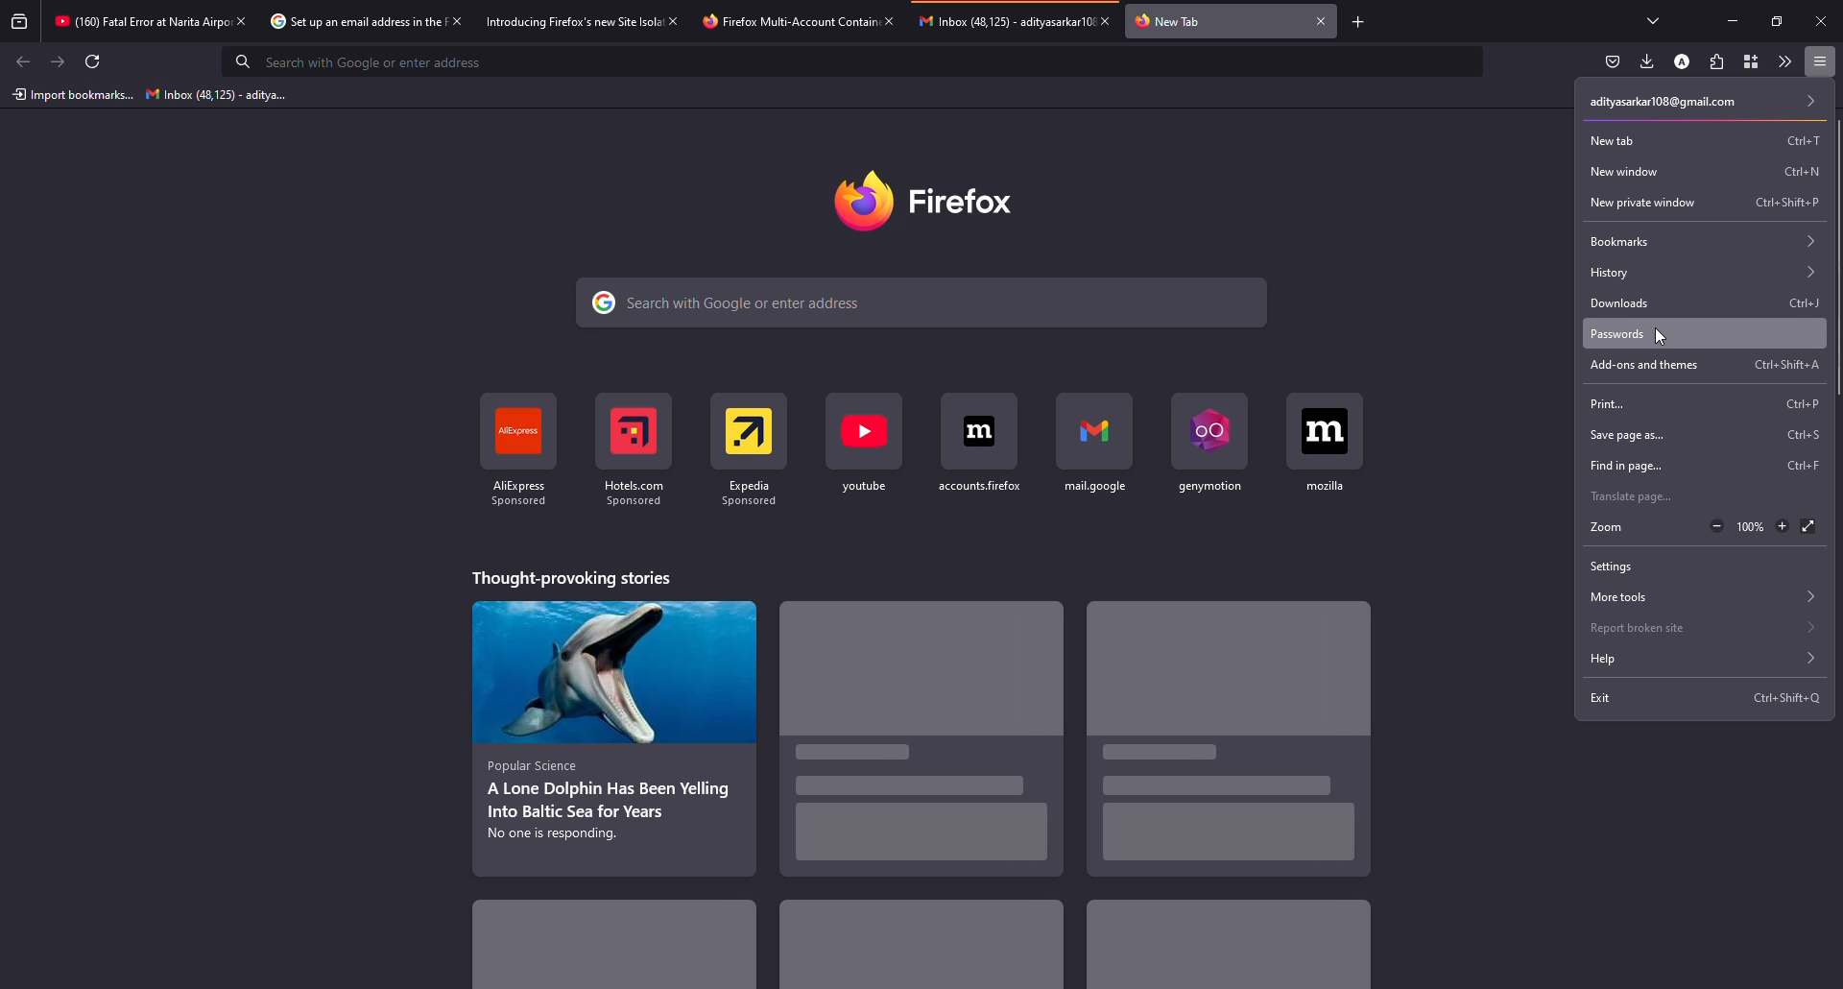 Image resolution: width=1843 pixels, height=989 pixels. Describe the element at coordinates (1630, 434) in the screenshot. I see `save page as` at that location.